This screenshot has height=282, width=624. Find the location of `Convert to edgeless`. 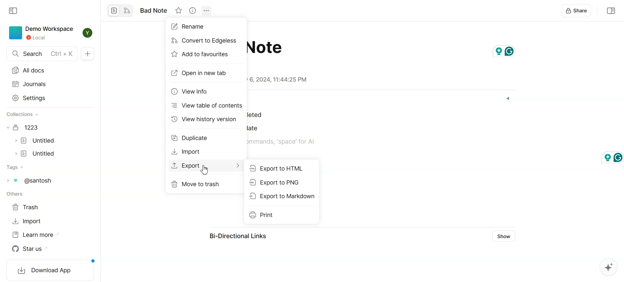

Convert to edgeless is located at coordinates (127, 10).